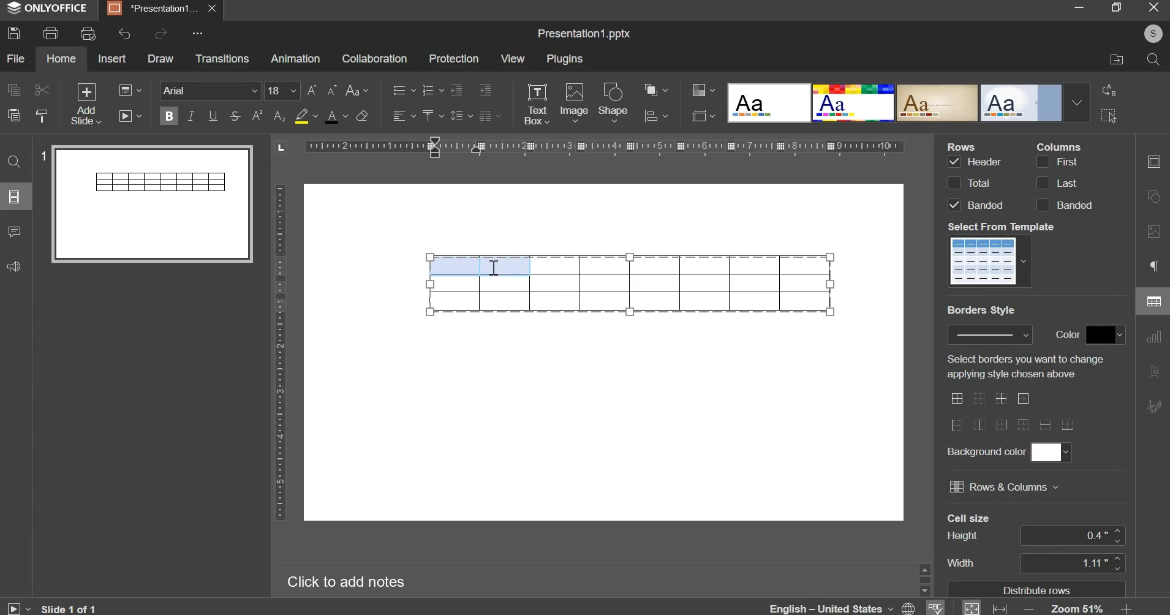  What do you see at coordinates (86, 105) in the screenshot?
I see `add slide` at bounding box center [86, 105].